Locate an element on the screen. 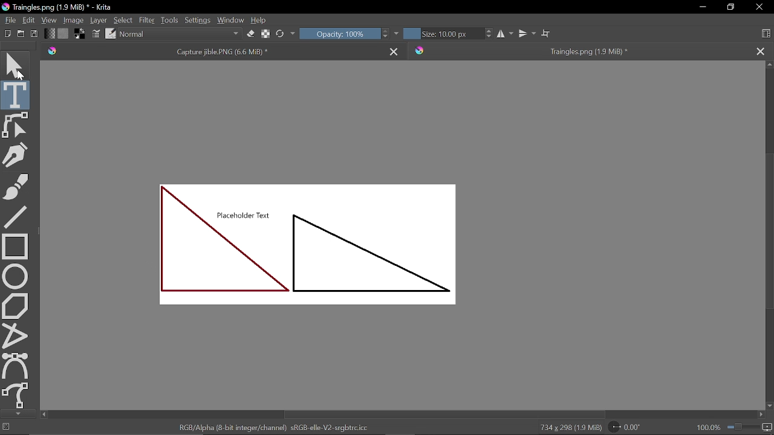 This screenshot has width=774, height=435. Close is located at coordinates (759, 8).